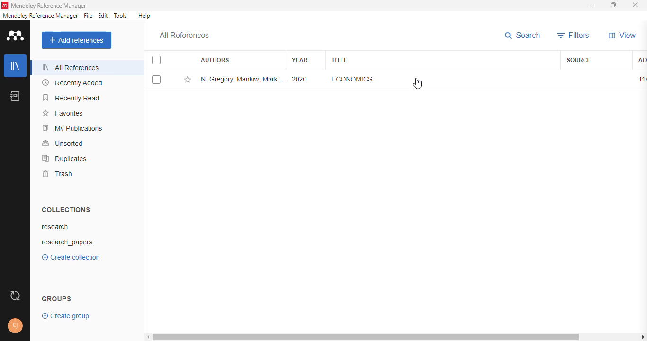  Describe the element at coordinates (339, 60) in the screenshot. I see `title` at that location.